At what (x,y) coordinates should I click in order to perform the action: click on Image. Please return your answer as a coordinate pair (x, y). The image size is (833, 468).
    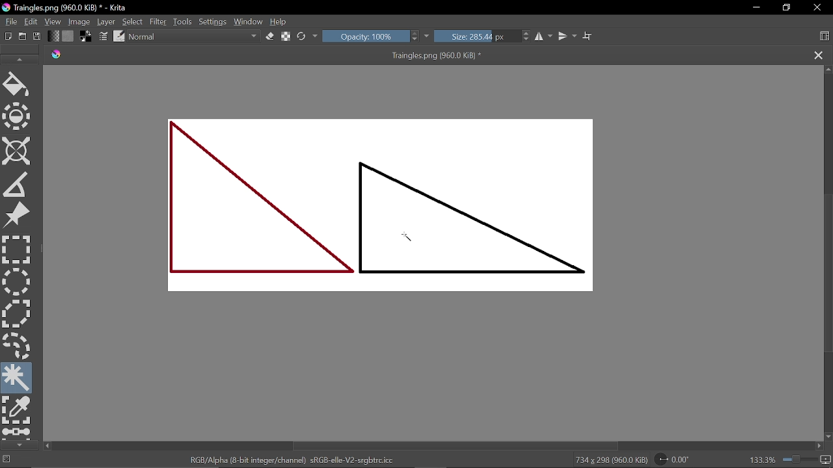
    Looking at the image, I should click on (79, 21).